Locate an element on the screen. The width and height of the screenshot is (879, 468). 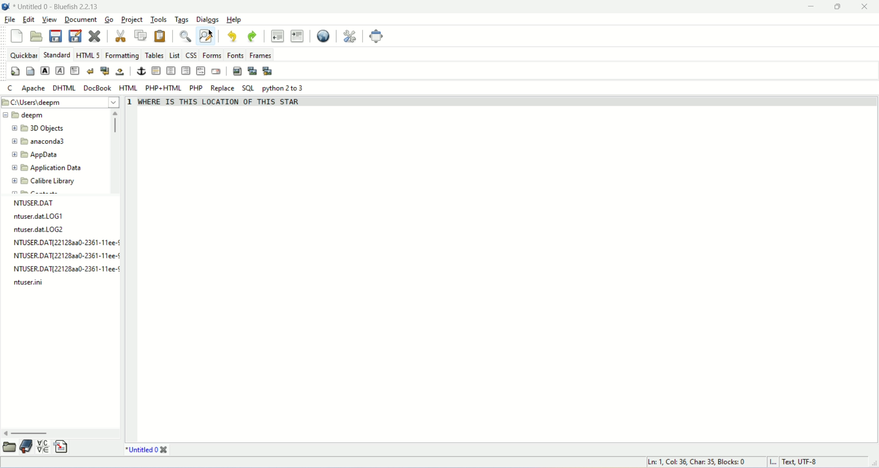
scroll bar is located at coordinates (117, 151).